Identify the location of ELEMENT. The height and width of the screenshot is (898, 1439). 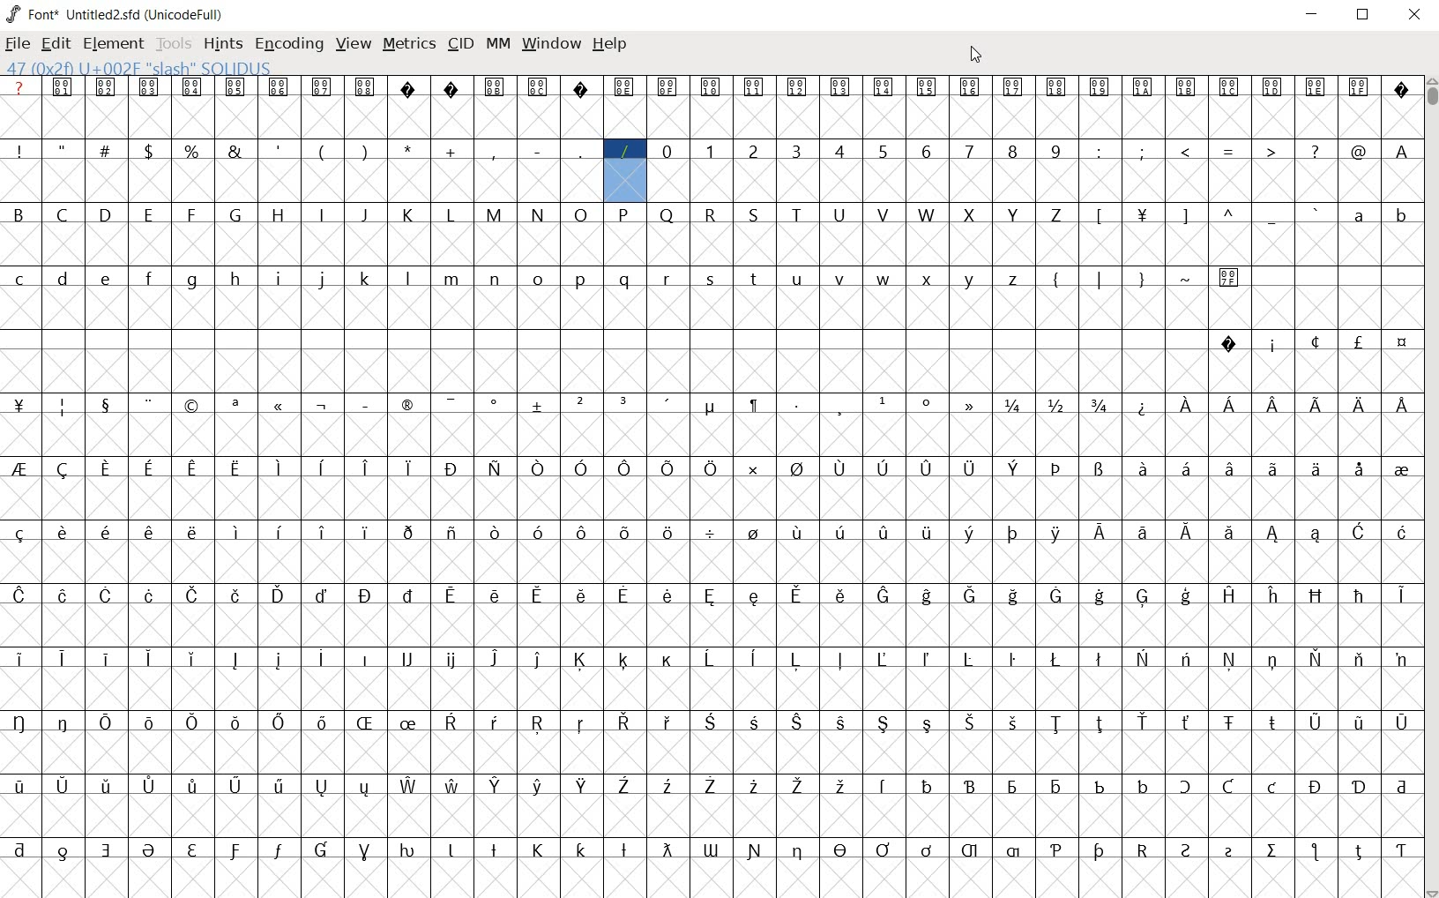
(115, 44).